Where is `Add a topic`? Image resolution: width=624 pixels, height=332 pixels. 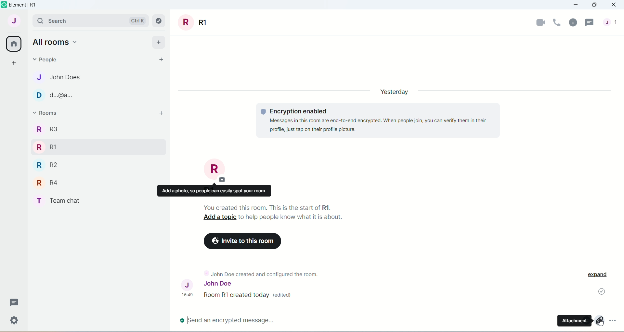 Add a topic is located at coordinates (219, 217).